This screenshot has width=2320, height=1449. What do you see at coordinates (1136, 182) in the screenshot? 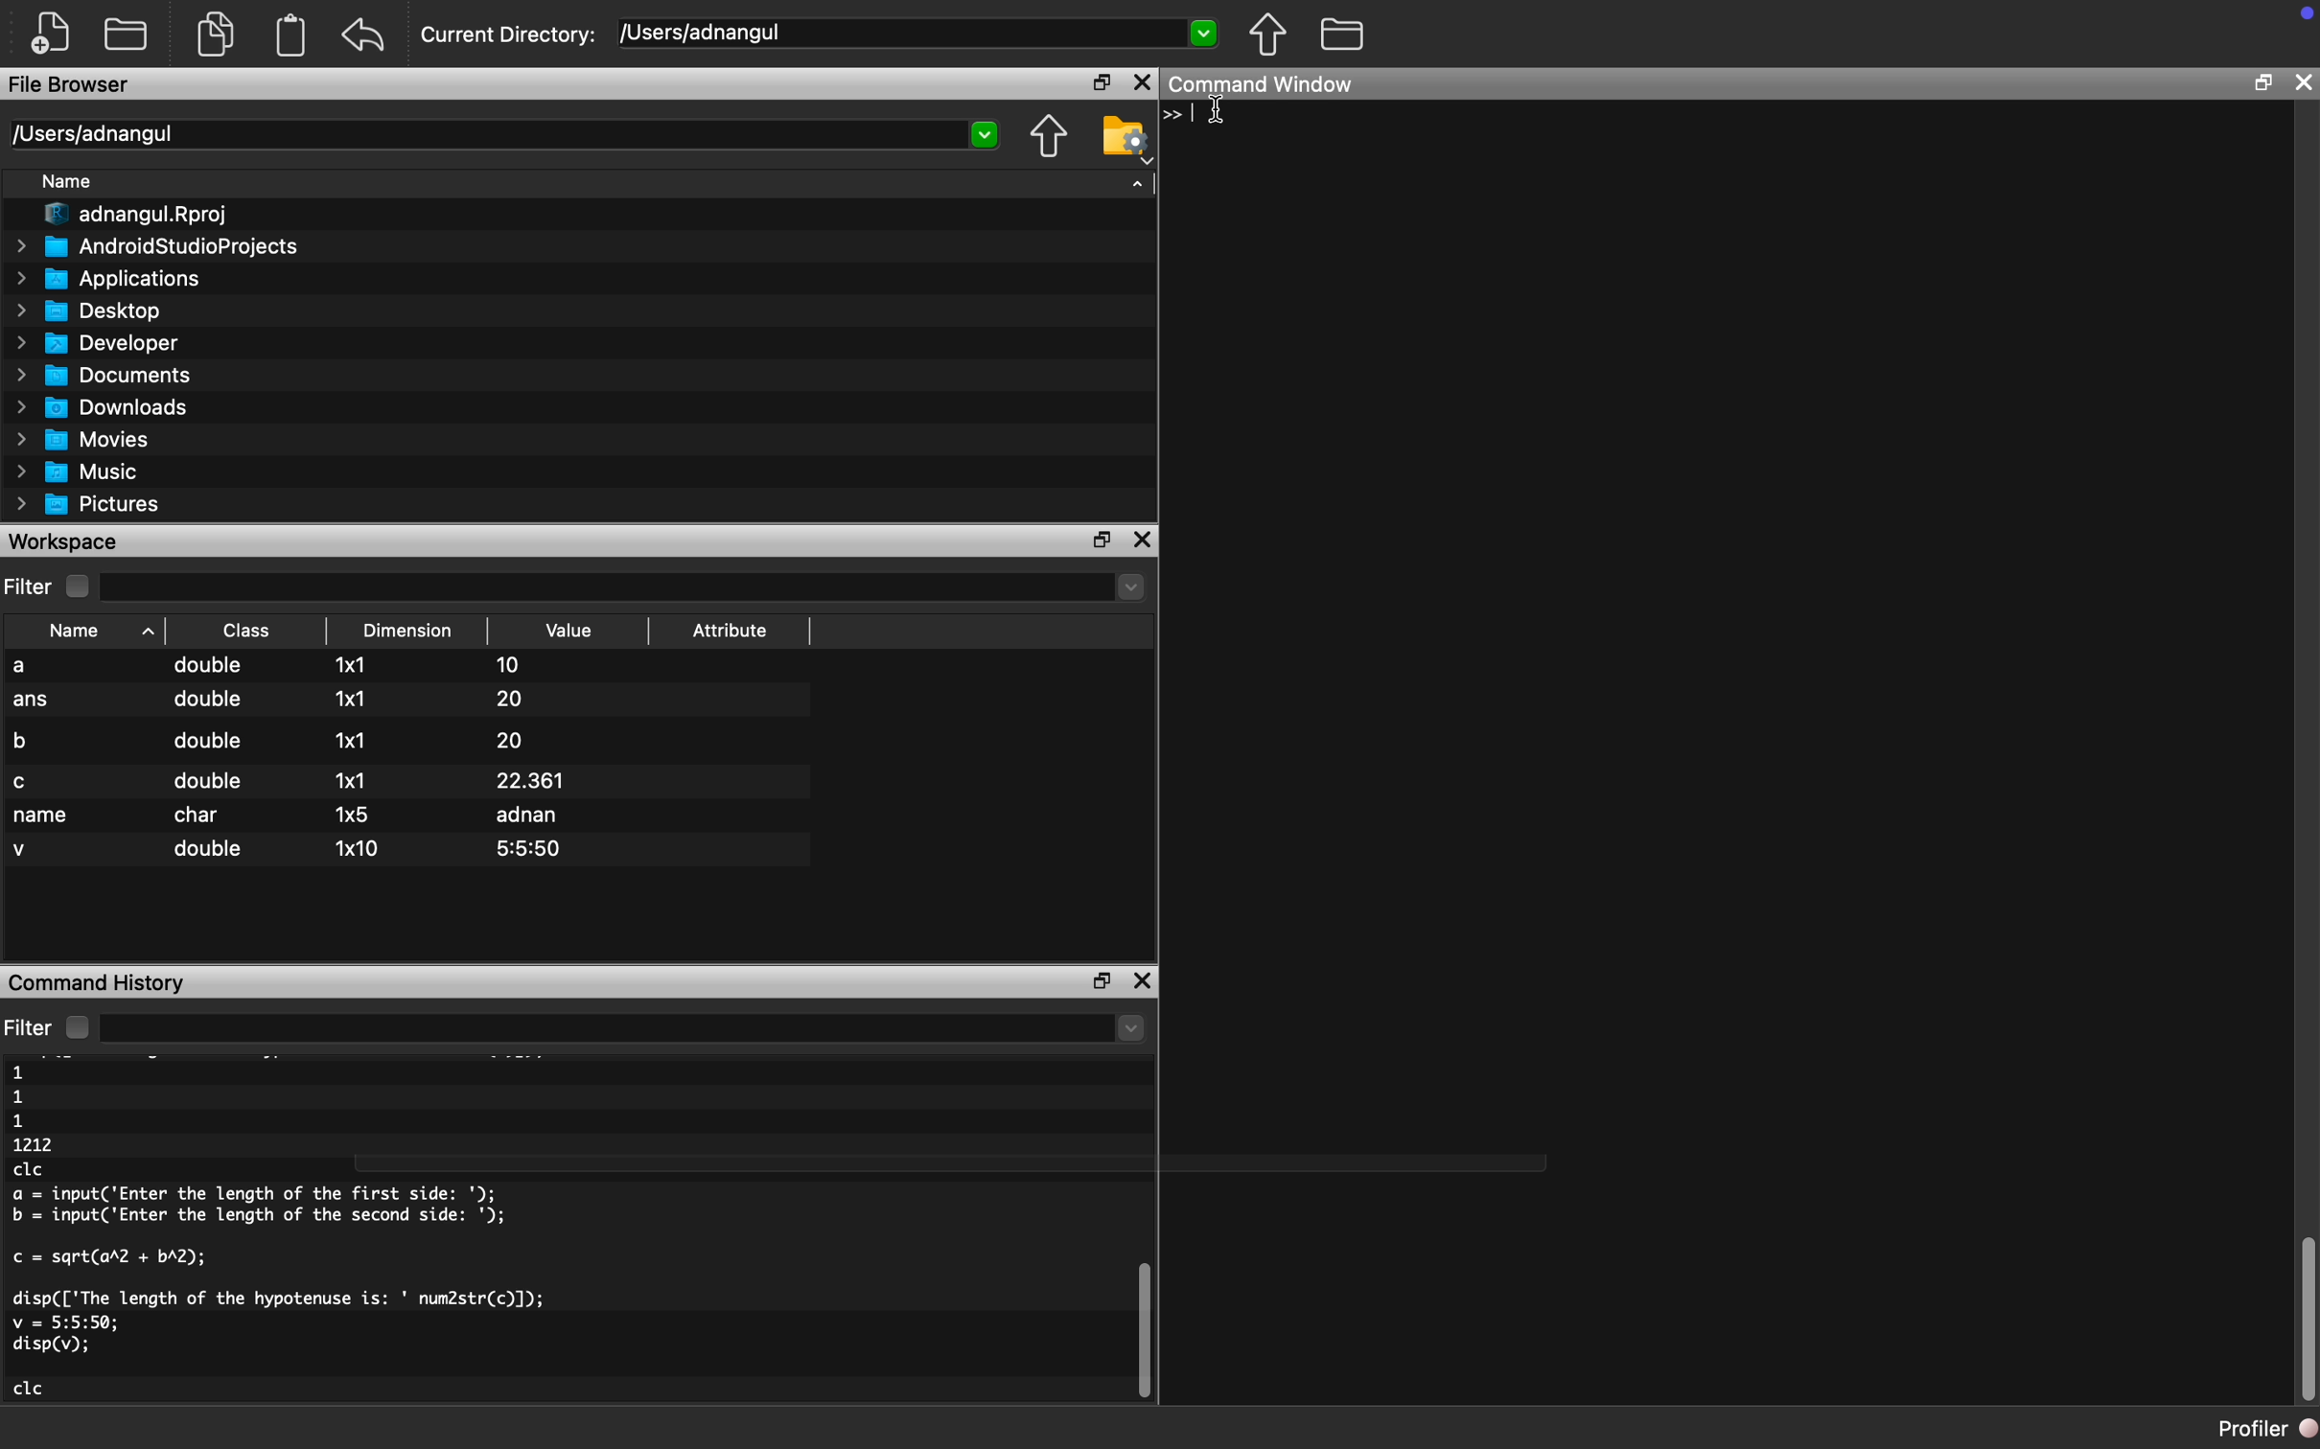
I see `Dropdown` at bounding box center [1136, 182].